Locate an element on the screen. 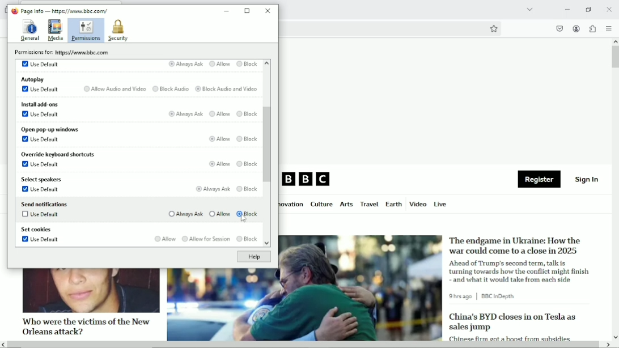  Allow is located at coordinates (218, 138).